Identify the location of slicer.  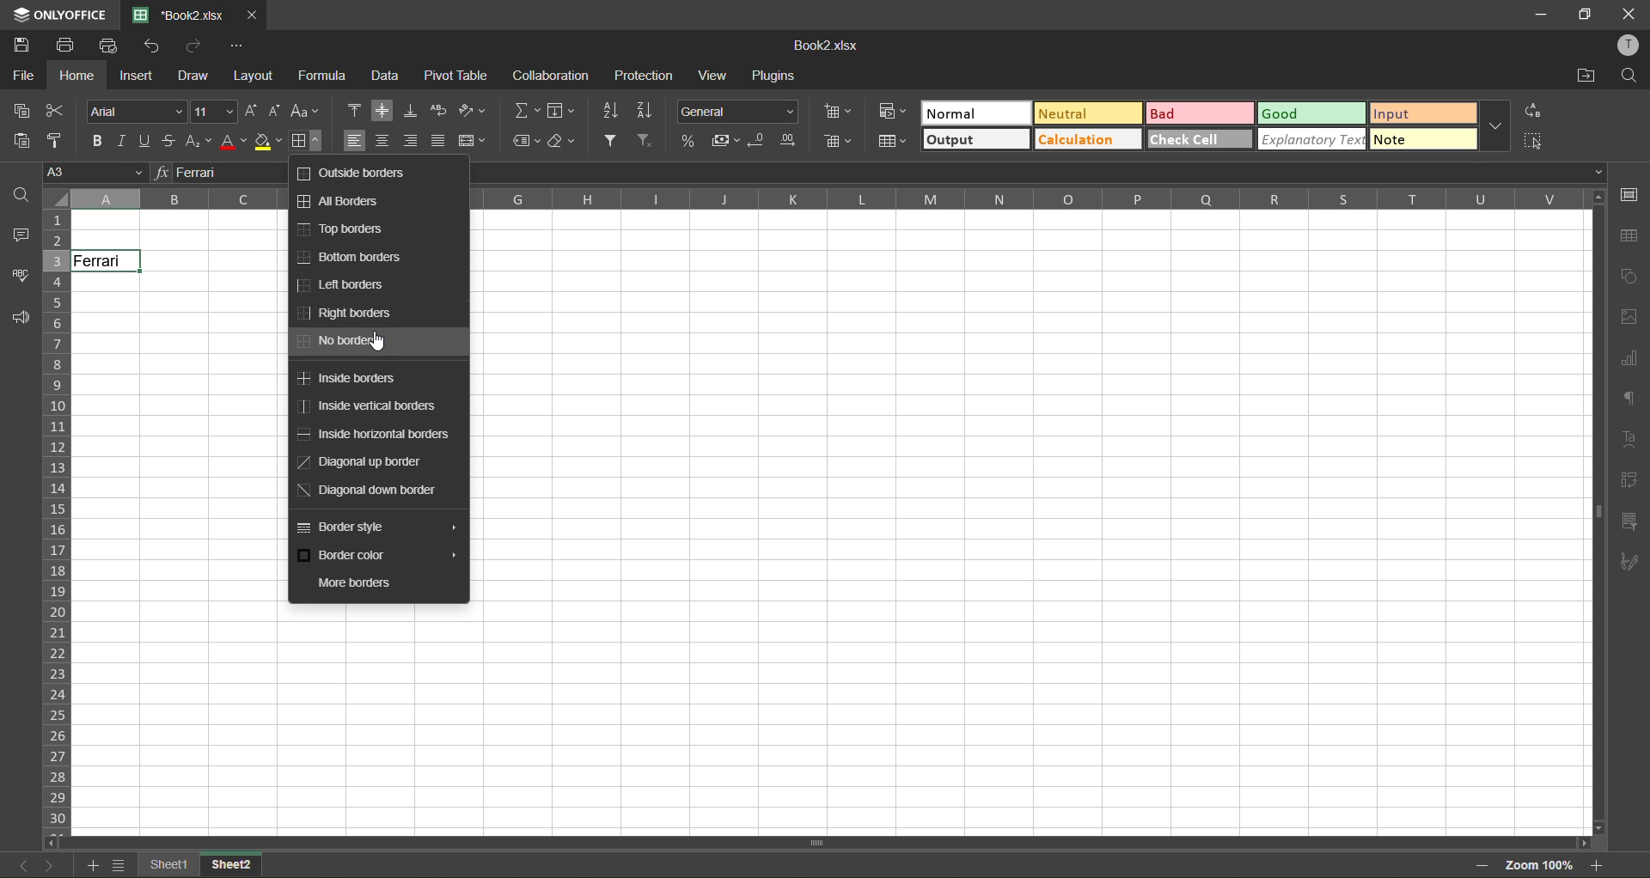
(1629, 525).